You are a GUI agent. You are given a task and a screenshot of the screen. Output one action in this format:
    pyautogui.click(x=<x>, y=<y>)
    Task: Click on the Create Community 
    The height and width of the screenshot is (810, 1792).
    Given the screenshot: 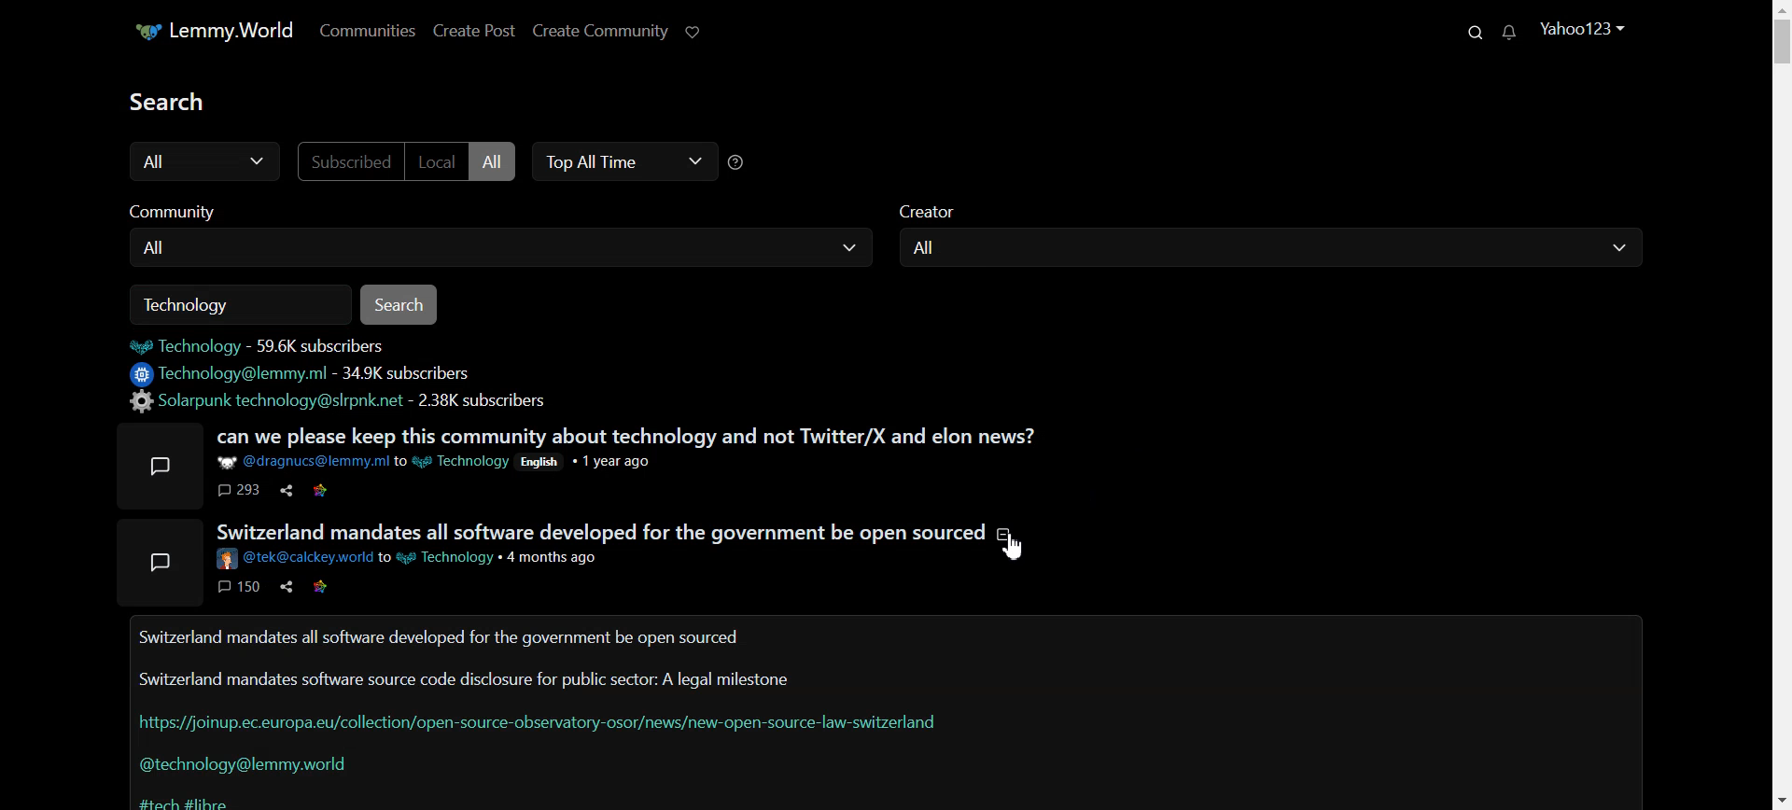 What is the action you would take?
    pyautogui.click(x=603, y=30)
    